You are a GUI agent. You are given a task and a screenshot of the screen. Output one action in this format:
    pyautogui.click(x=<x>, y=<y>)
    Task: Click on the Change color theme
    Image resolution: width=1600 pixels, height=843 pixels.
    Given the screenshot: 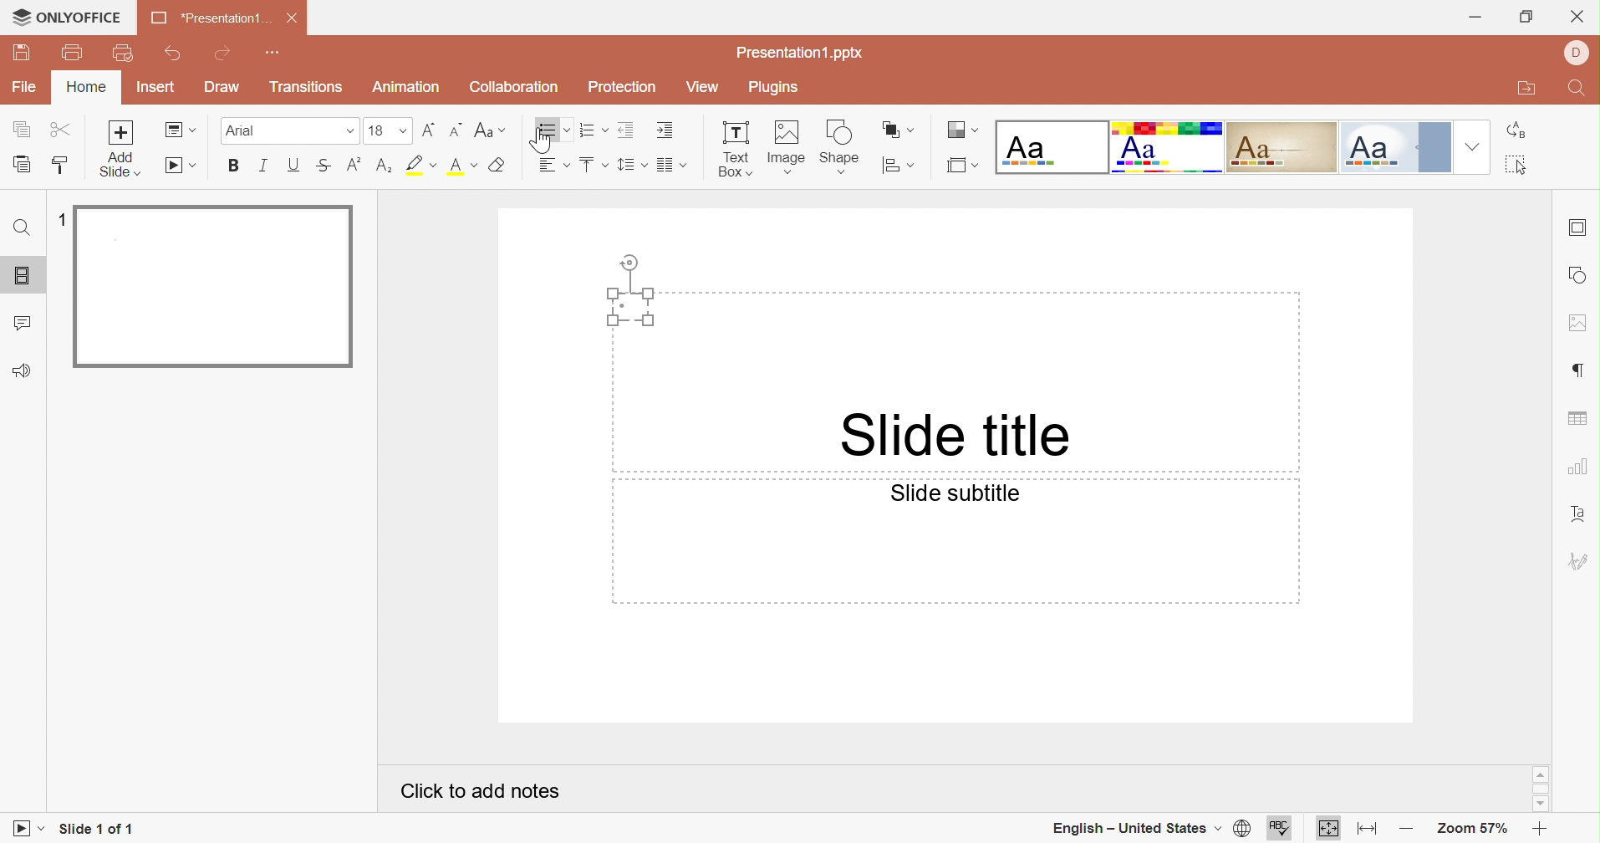 What is the action you would take?
    pyautogui.click(x=964, y=132)
    